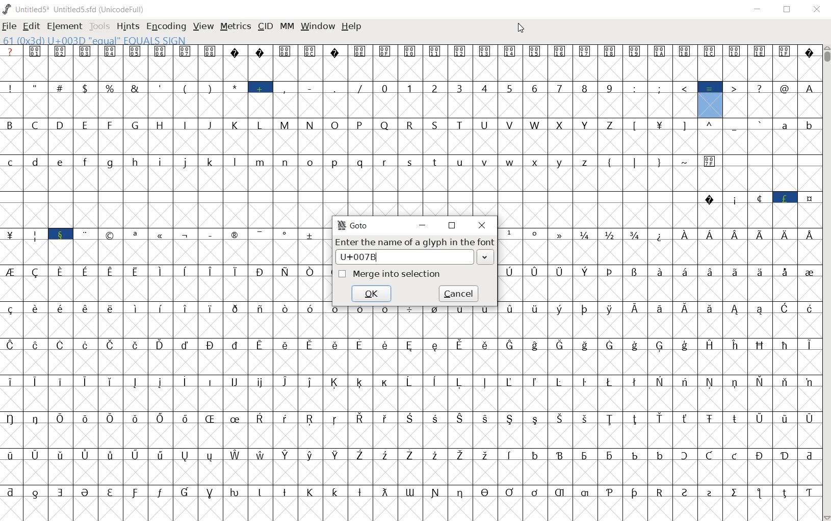 This screenshot has width=831, height=521. What do you see at coordinates (826, 282) in the screenshot?
I see `scrollbar` at bounding box center [826, 282].